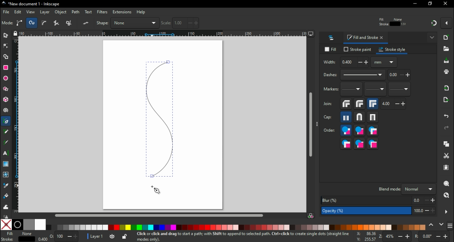 The image size is (454, 242). Describe the element at coordinates (392, 22) in the screenshot. I see `stroke and fill details` at that location.